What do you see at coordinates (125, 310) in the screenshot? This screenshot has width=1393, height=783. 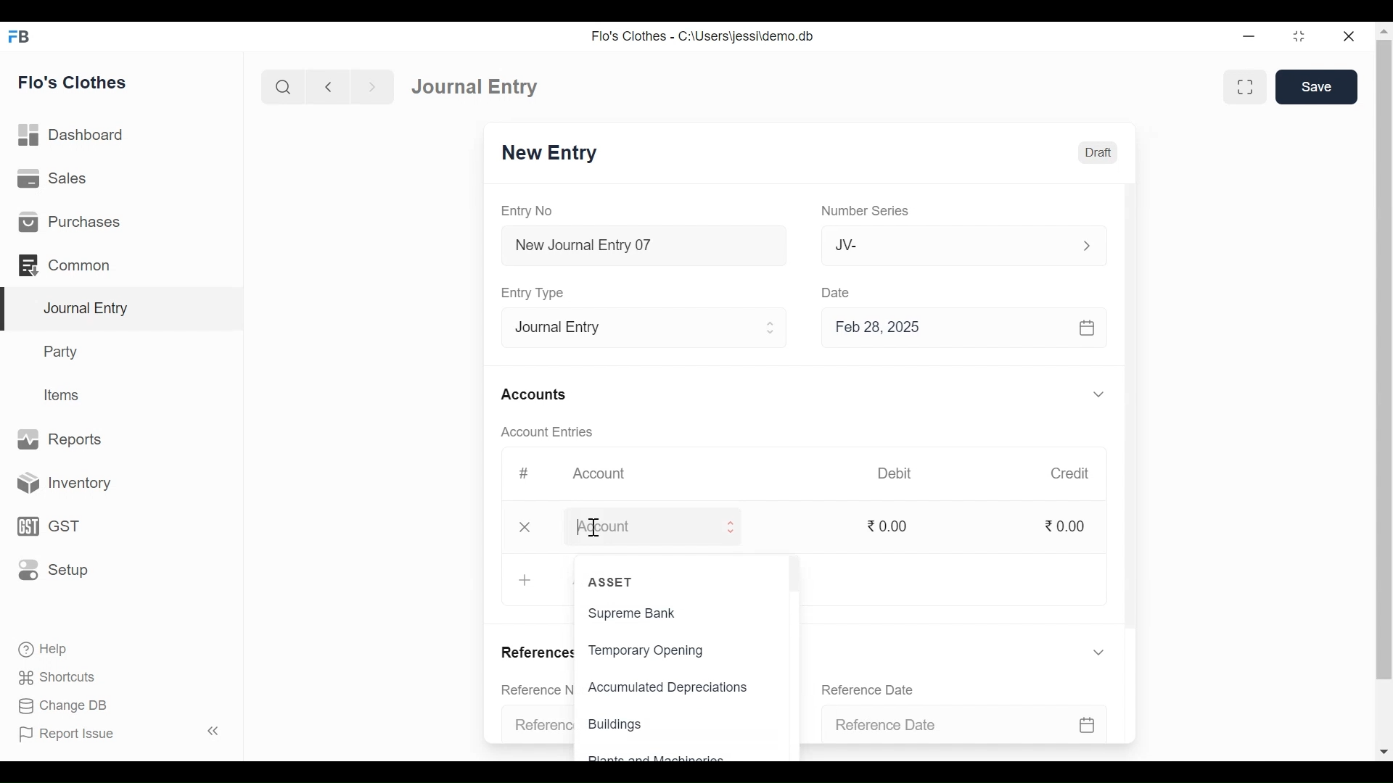 I see `Journal Entry` at bounding box center [125, 310].